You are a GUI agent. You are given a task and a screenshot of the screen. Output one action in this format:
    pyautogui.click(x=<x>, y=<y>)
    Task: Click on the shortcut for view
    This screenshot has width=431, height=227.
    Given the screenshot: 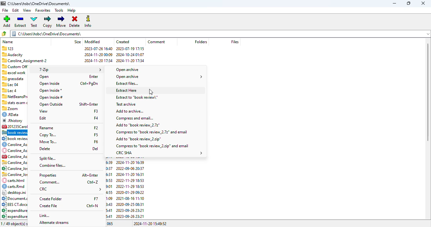 What is the action you would take?
    pyautogui.click(x=96, y=111)
    